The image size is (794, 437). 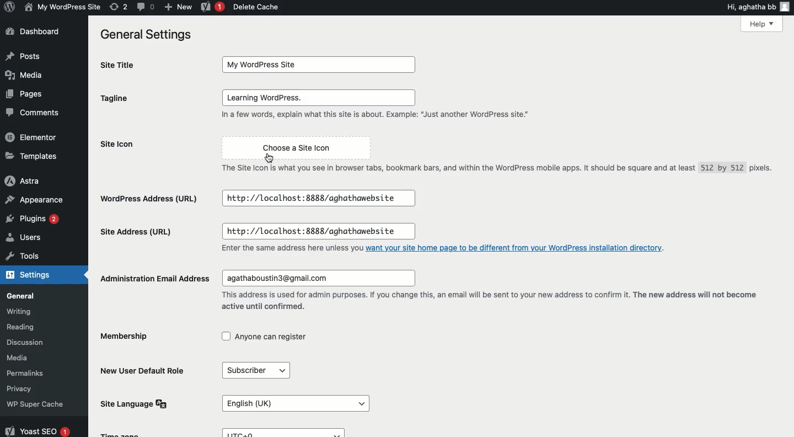 I want to click on Anyone can register, so click(x=265, y=337).